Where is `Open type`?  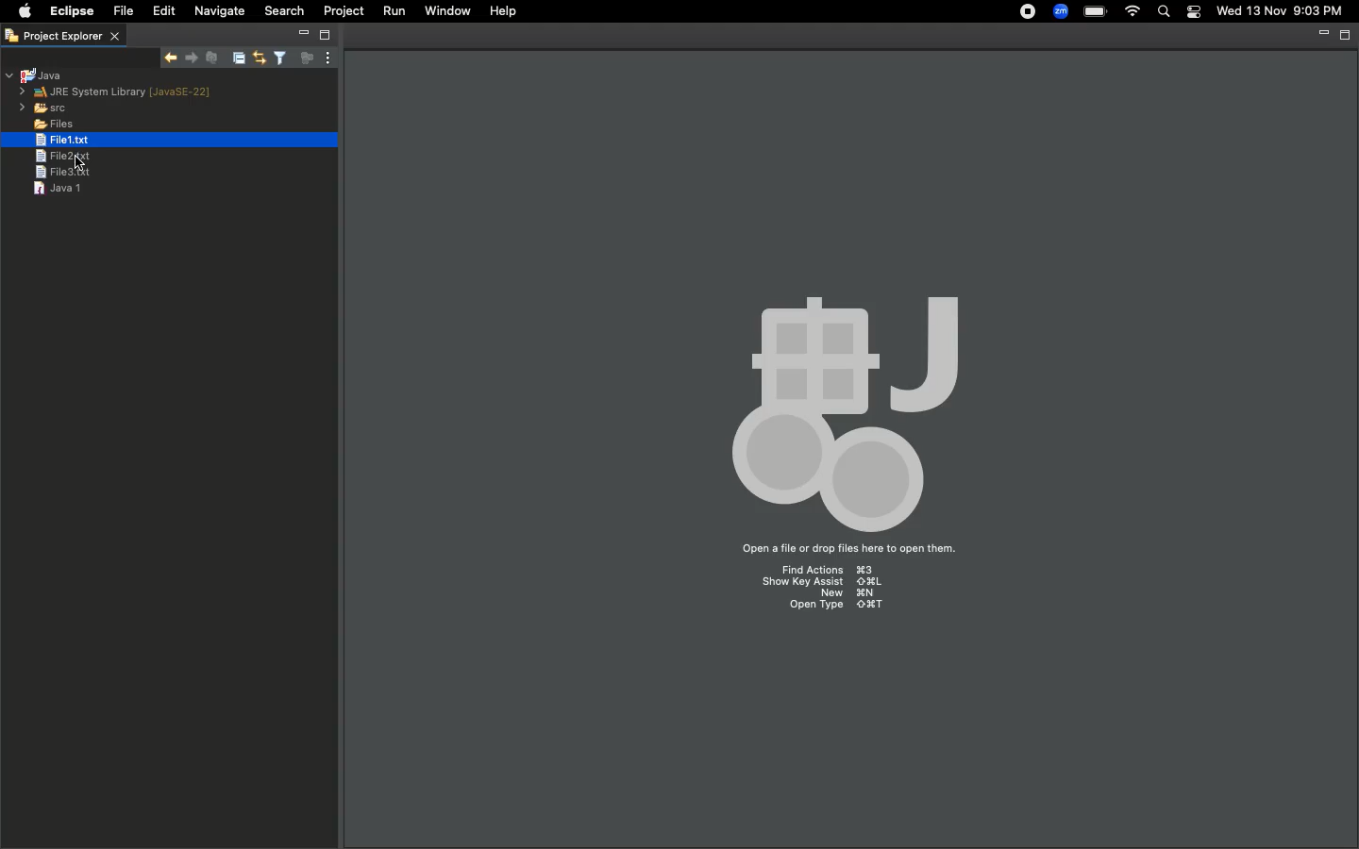 Open type is located at coordinates (830, 608).